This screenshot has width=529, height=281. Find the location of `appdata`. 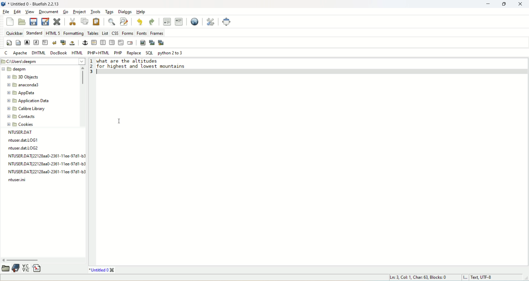

appdata is located at coordinates (25, 93).